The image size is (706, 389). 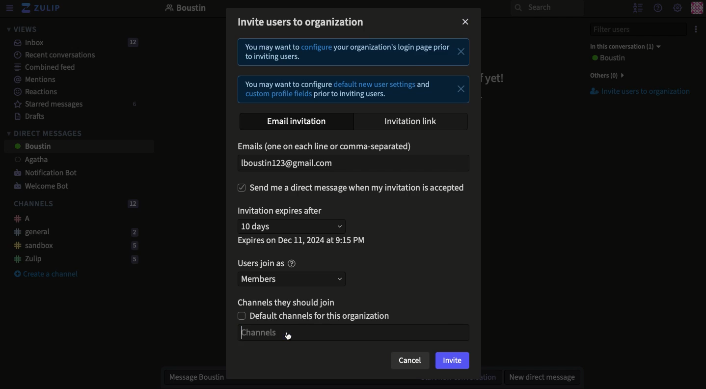 What do you see at coordinates (186, 9) in the screenshot?
I see `Boustin` at bounding box center [186, 9].